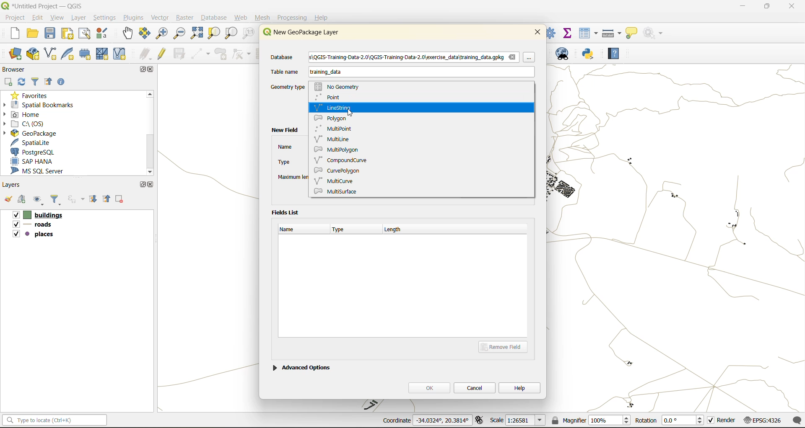  What do you see at coordinates (9, 82) in the screenshot?
I see `add` at bounding box center [9, 82].